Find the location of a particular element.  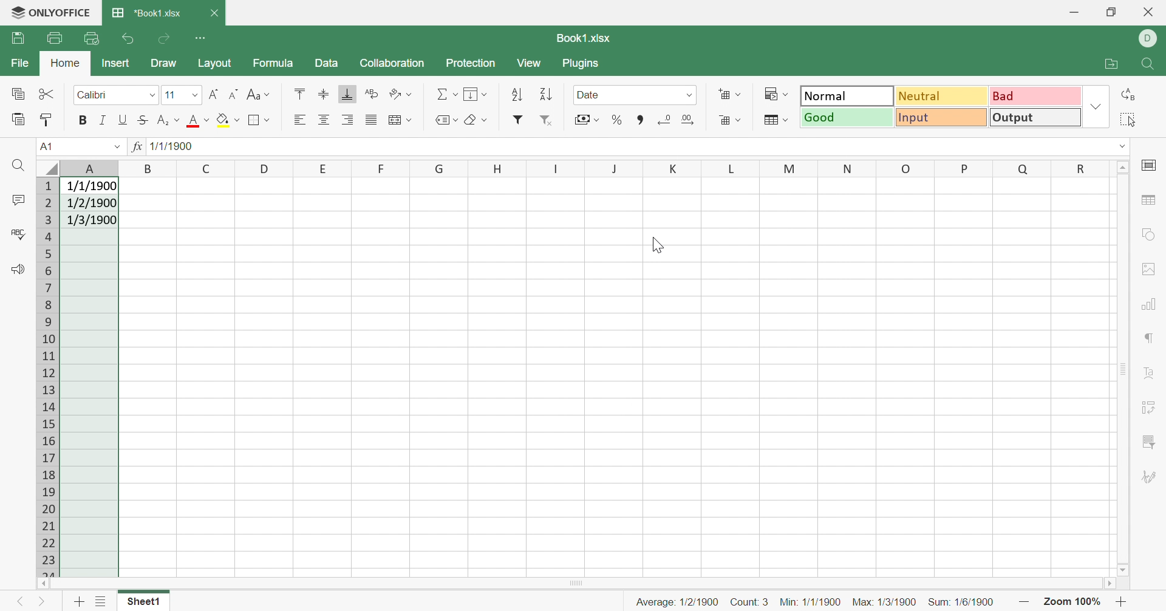

Subscript is located at coordinates (168, 120).